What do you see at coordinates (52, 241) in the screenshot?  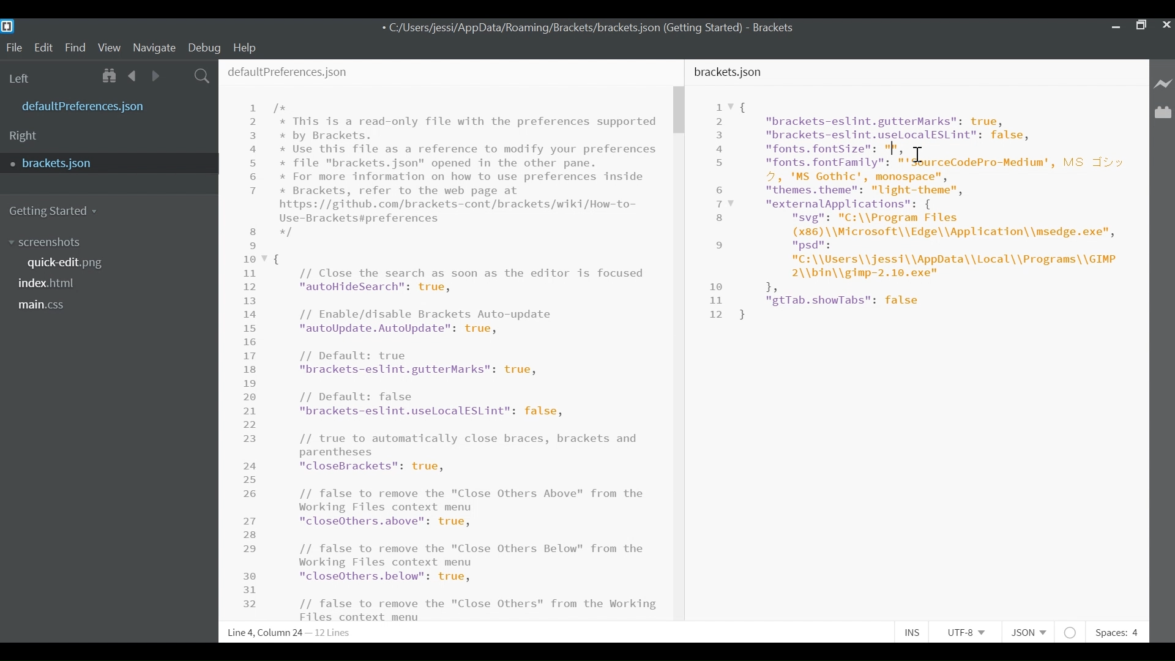 I see `screenshot` at bounding box center [52, 241].